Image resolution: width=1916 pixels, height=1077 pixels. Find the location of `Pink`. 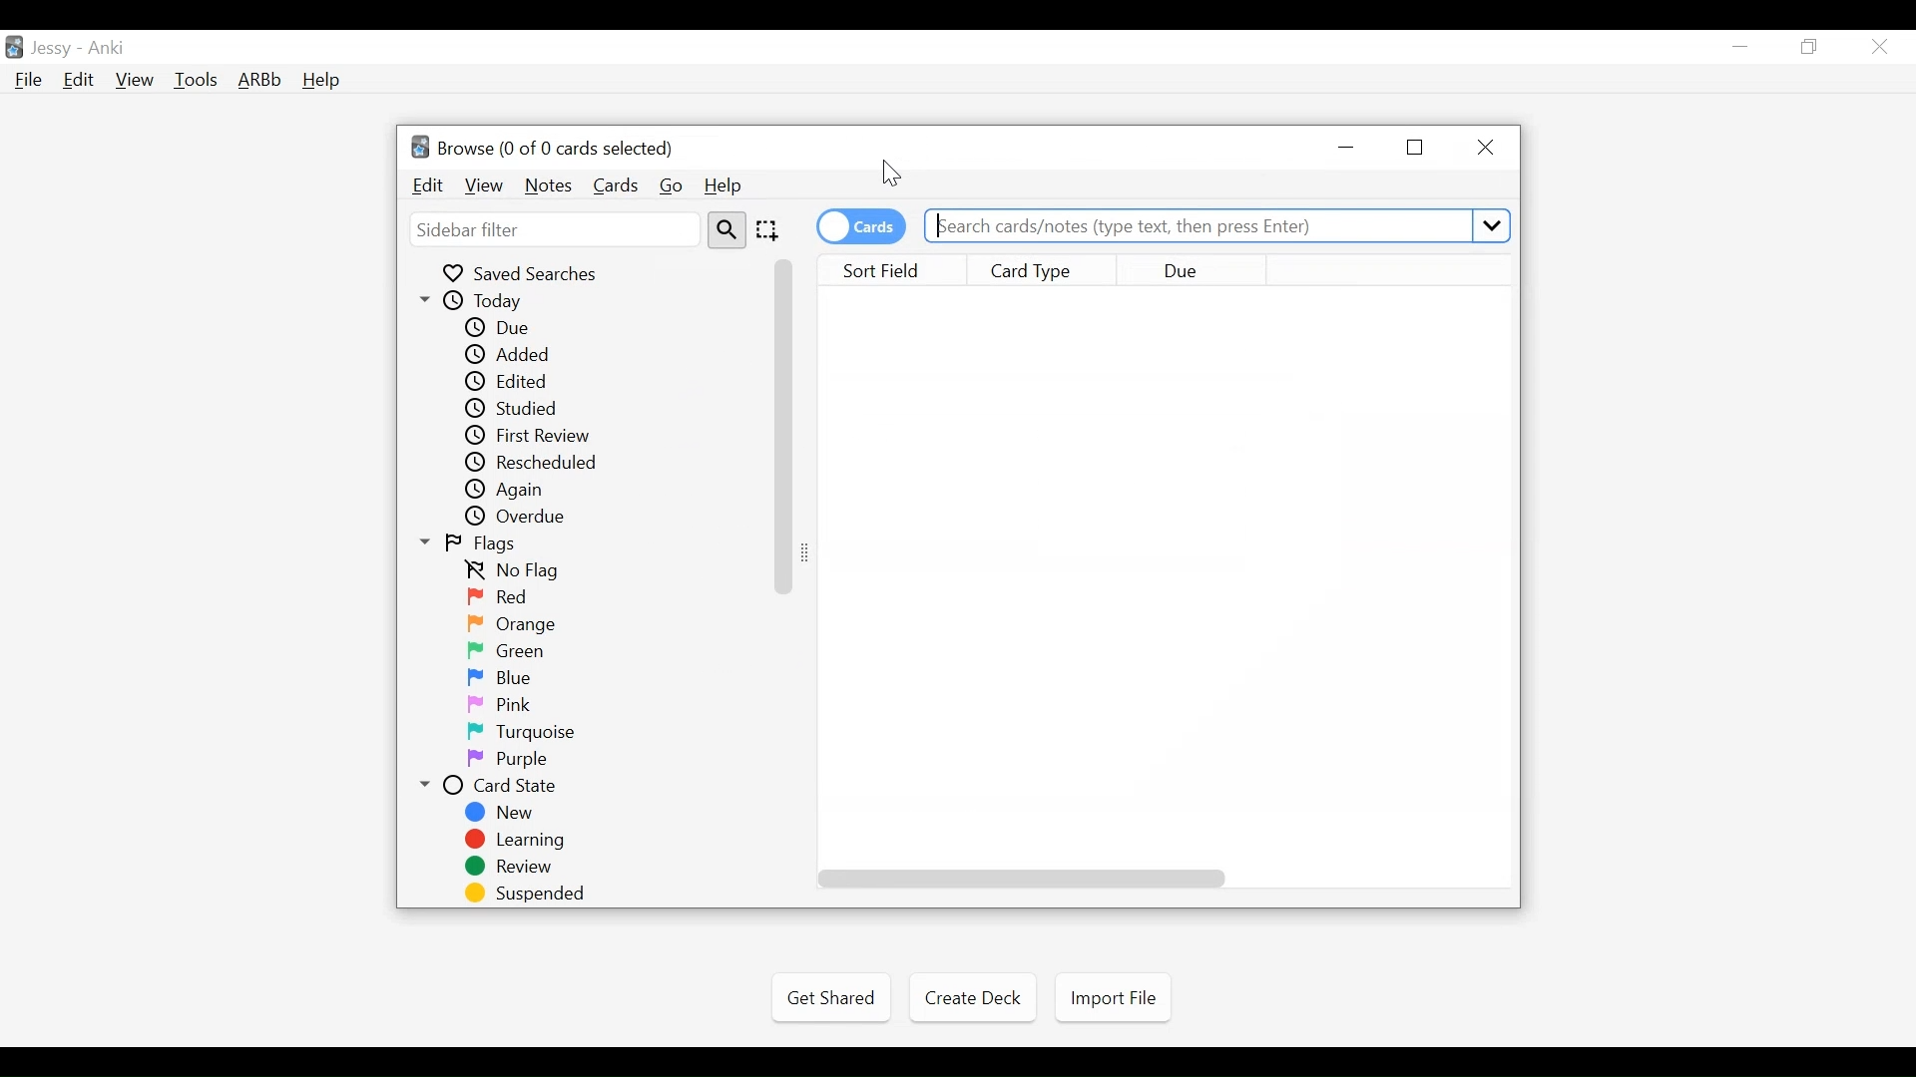

Pink is located at coordinates (506, 705).